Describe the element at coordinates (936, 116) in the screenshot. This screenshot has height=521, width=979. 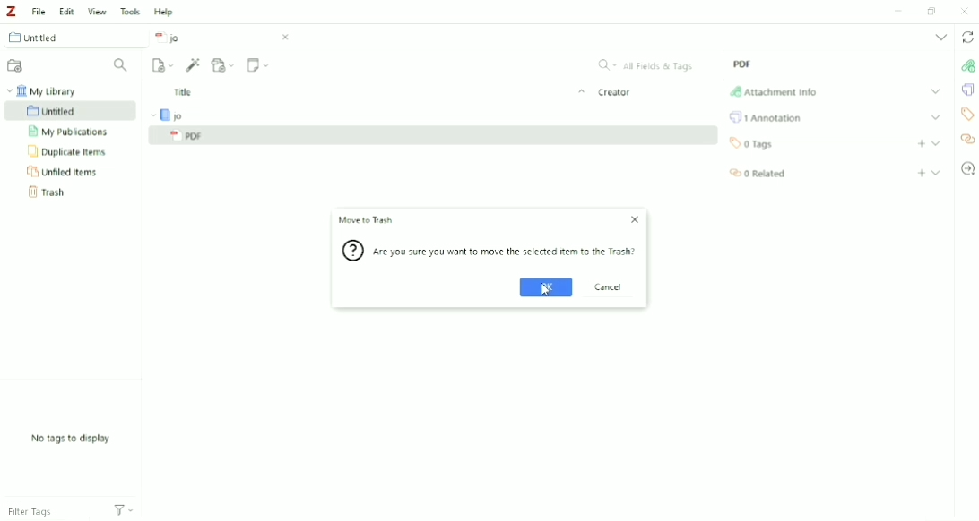
I see `Expand section` at that location.